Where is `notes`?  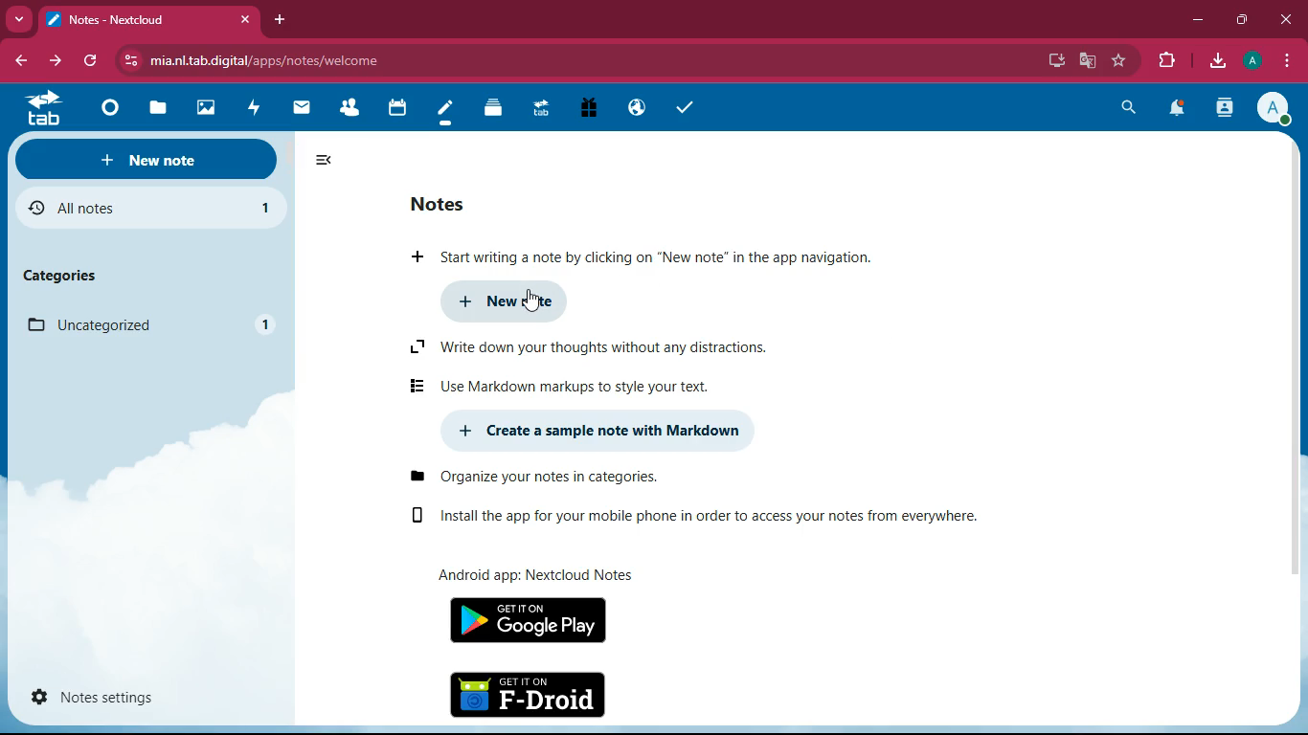
notes is located at coordinates (446, 109).